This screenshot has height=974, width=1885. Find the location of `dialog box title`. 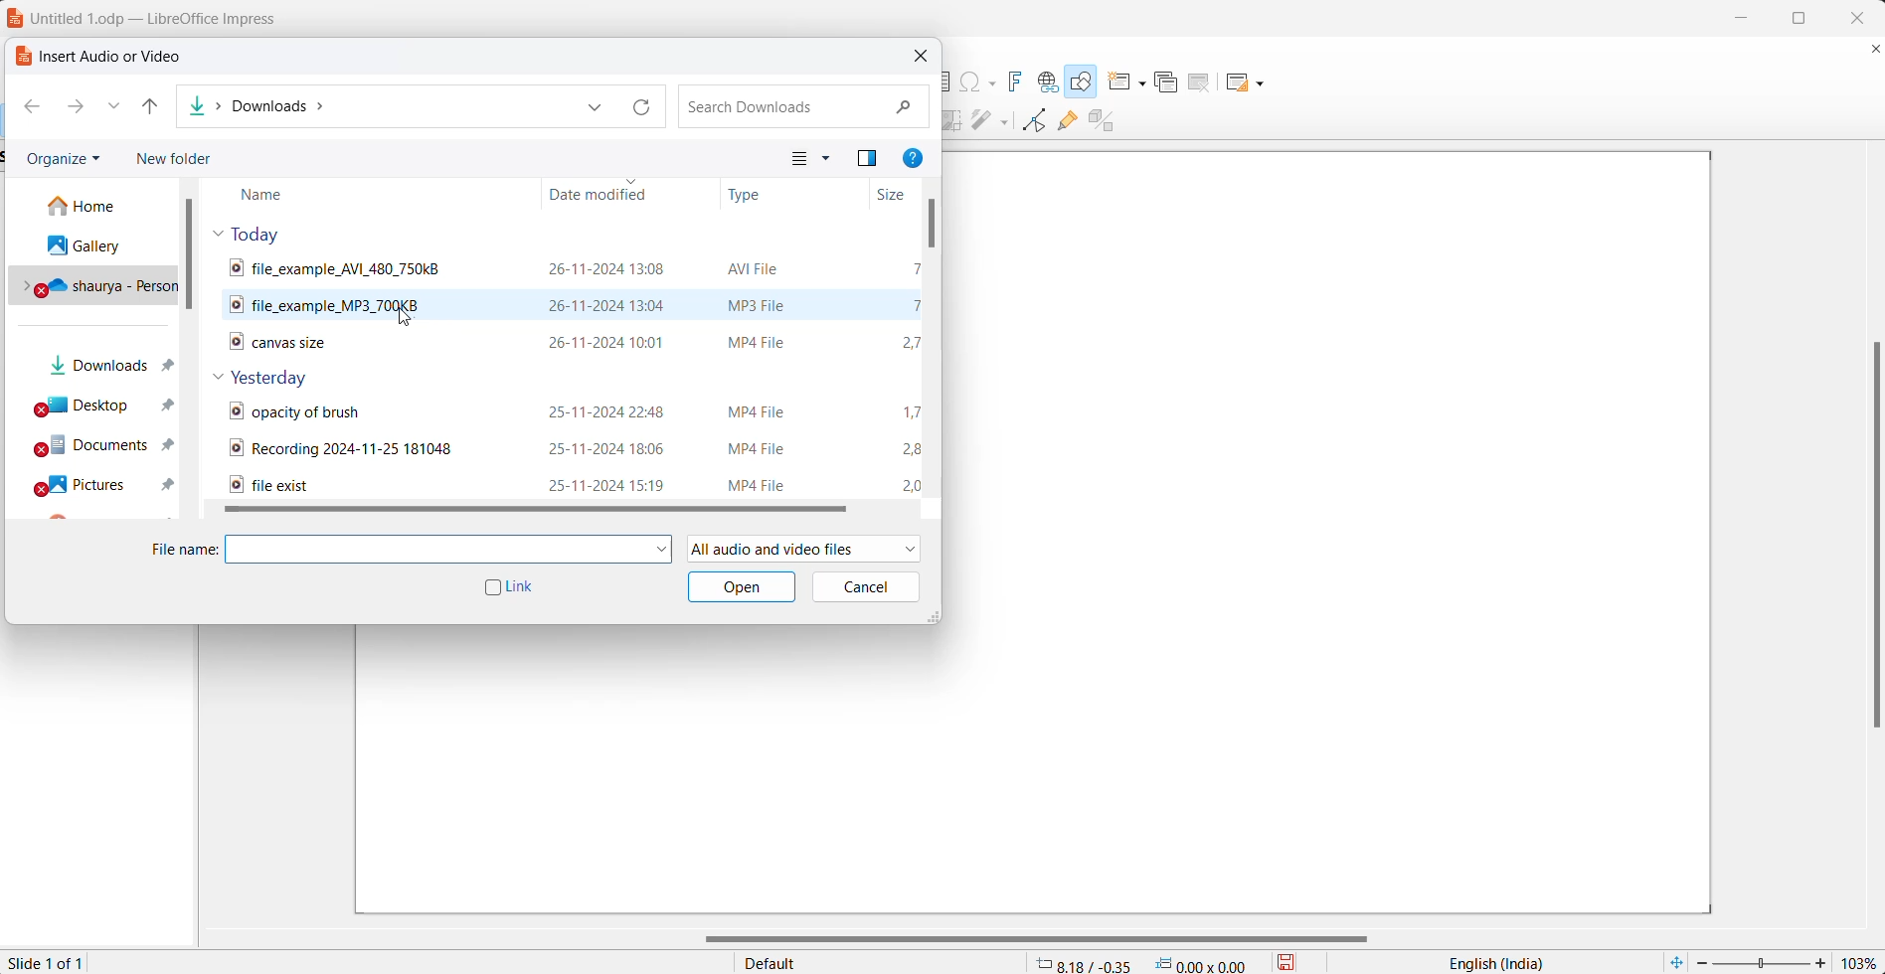

dialog box title is located at coordinates (99, 55).